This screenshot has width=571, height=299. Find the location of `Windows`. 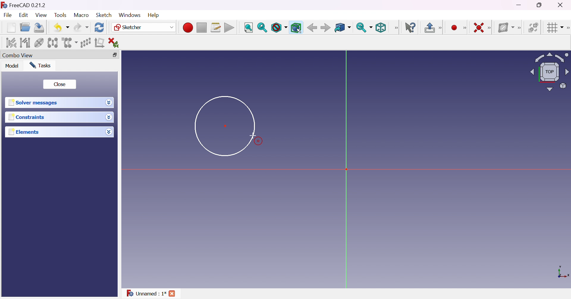

Windows is located at coordinates (130, 15).